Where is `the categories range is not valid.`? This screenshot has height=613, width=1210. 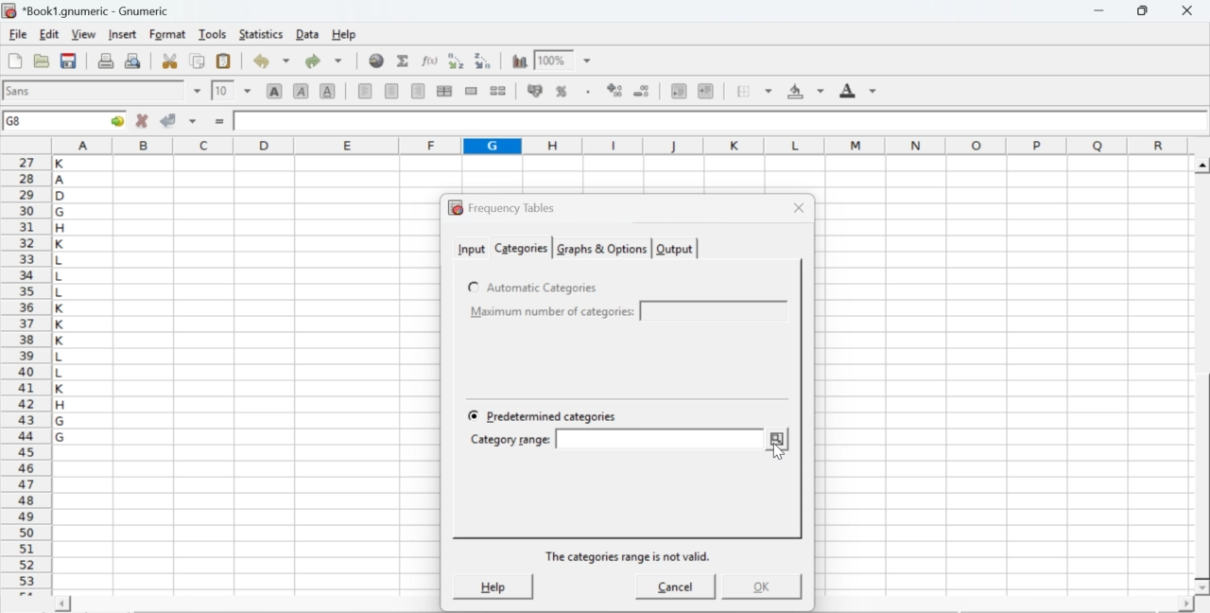 the categories range is not valid. is located at coordinates (628, 555).